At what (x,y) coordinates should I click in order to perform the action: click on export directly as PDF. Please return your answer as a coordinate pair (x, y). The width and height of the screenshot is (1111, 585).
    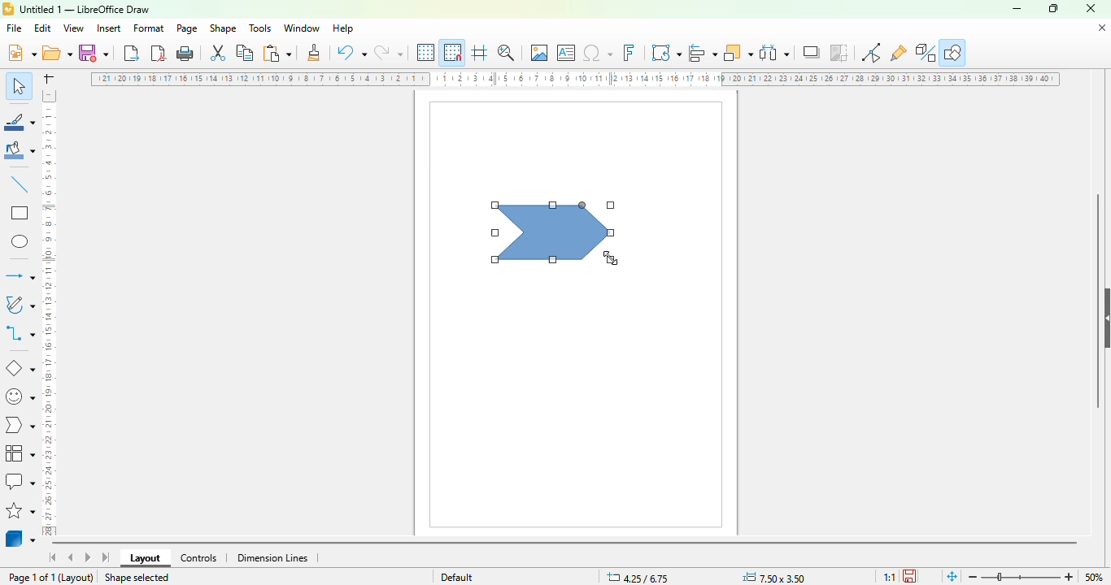
    Looking at the image, I should click on (159, 53).